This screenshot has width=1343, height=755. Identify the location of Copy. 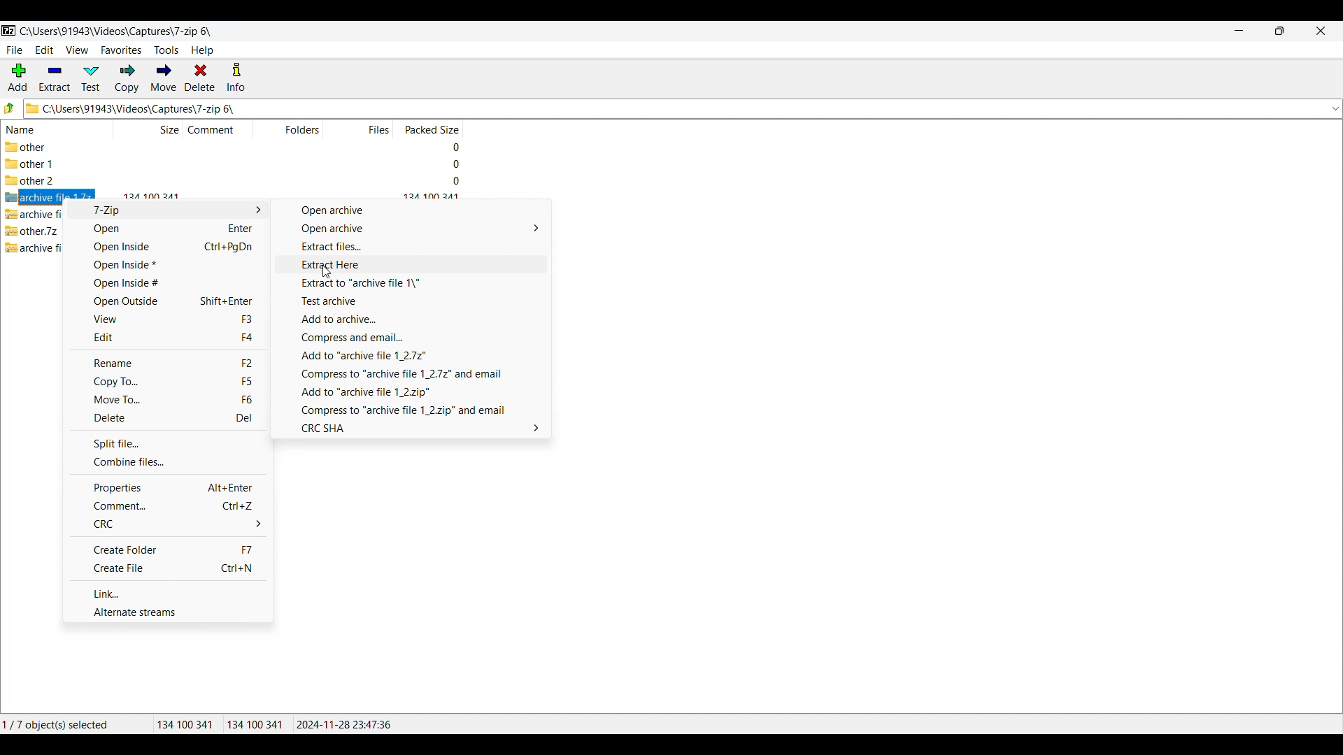
(127, 78).